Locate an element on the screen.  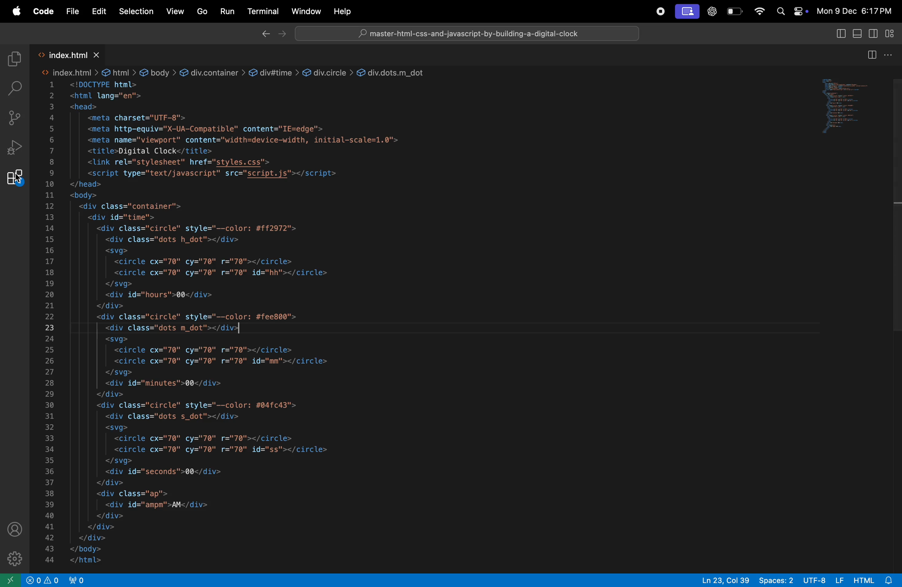
spaces is located at coordinates (776, 579).